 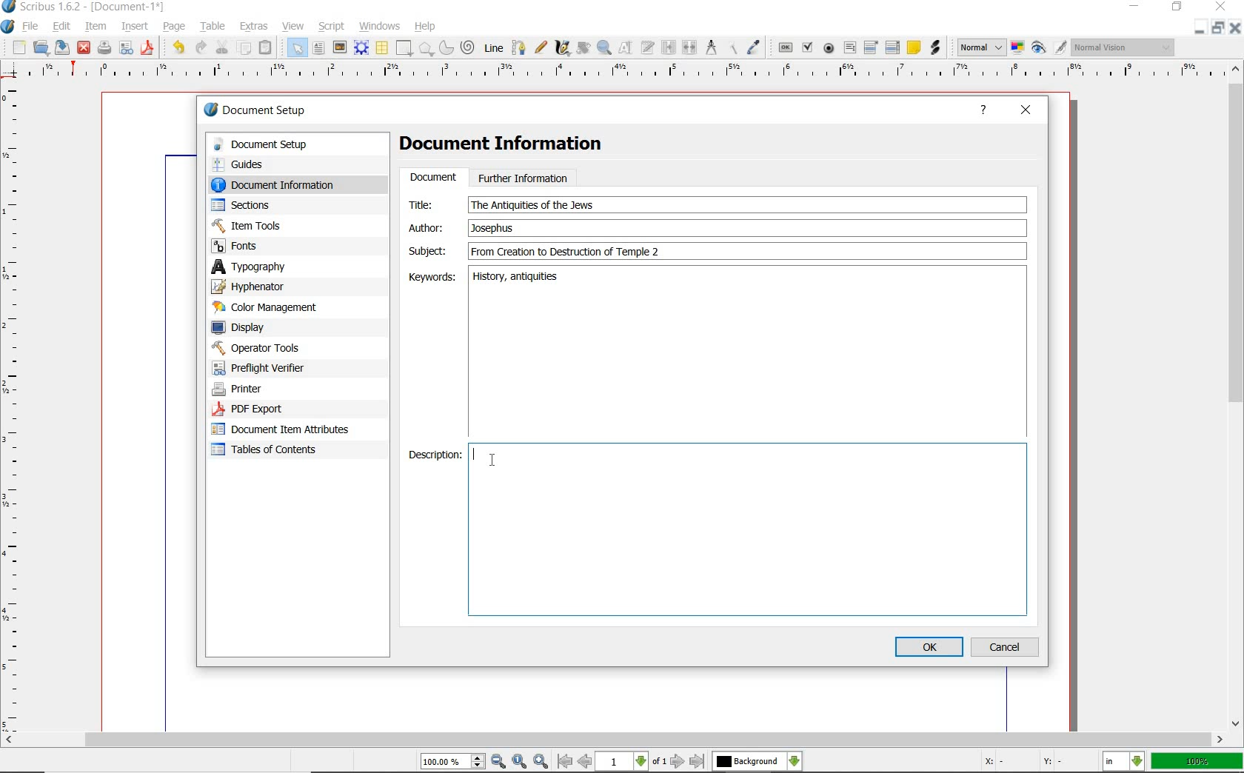 I want to click on restore, so click(x=1216, y=28).